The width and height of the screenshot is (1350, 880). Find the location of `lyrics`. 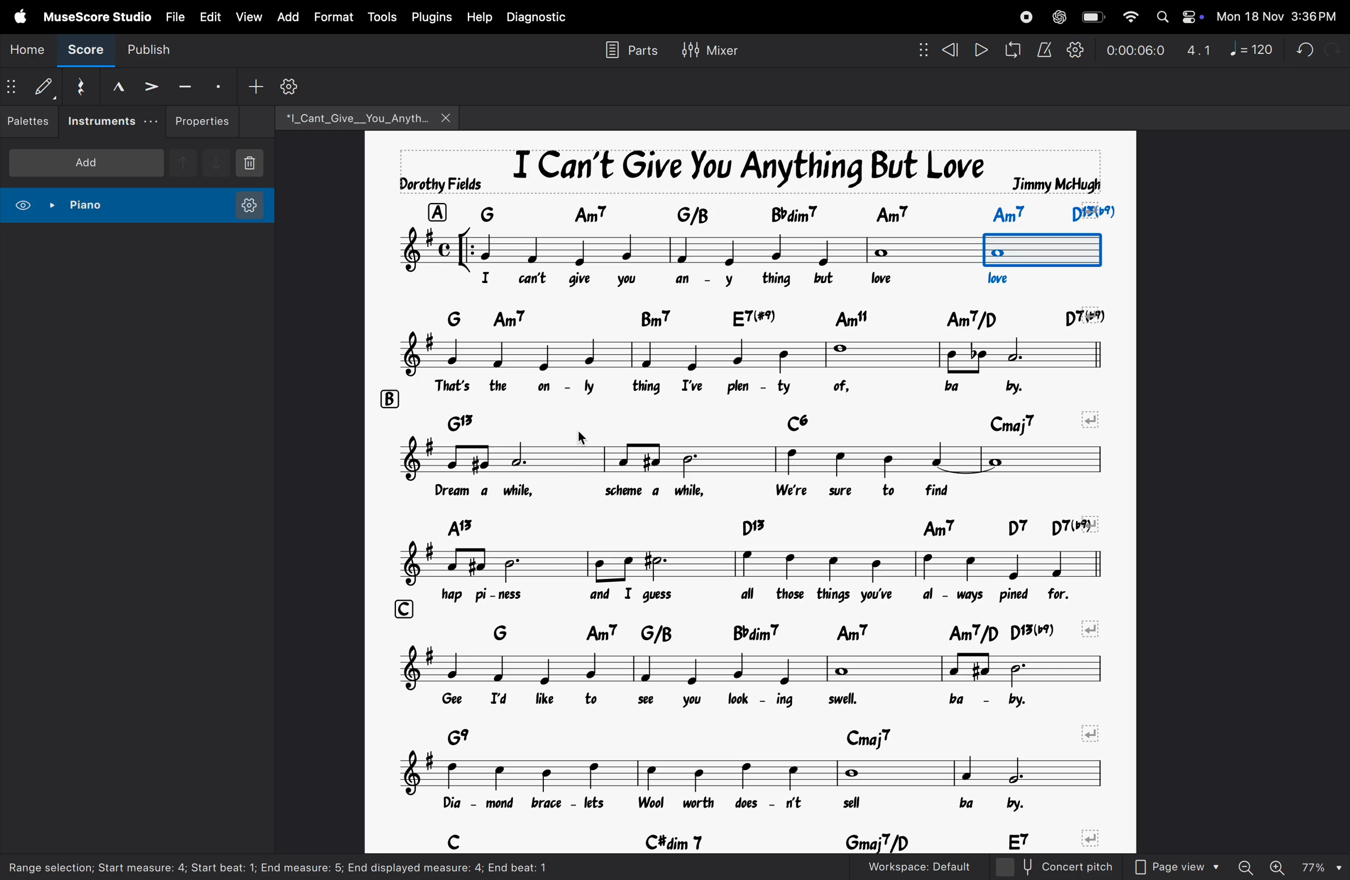

lyrics is located at coordinates (783, 595).